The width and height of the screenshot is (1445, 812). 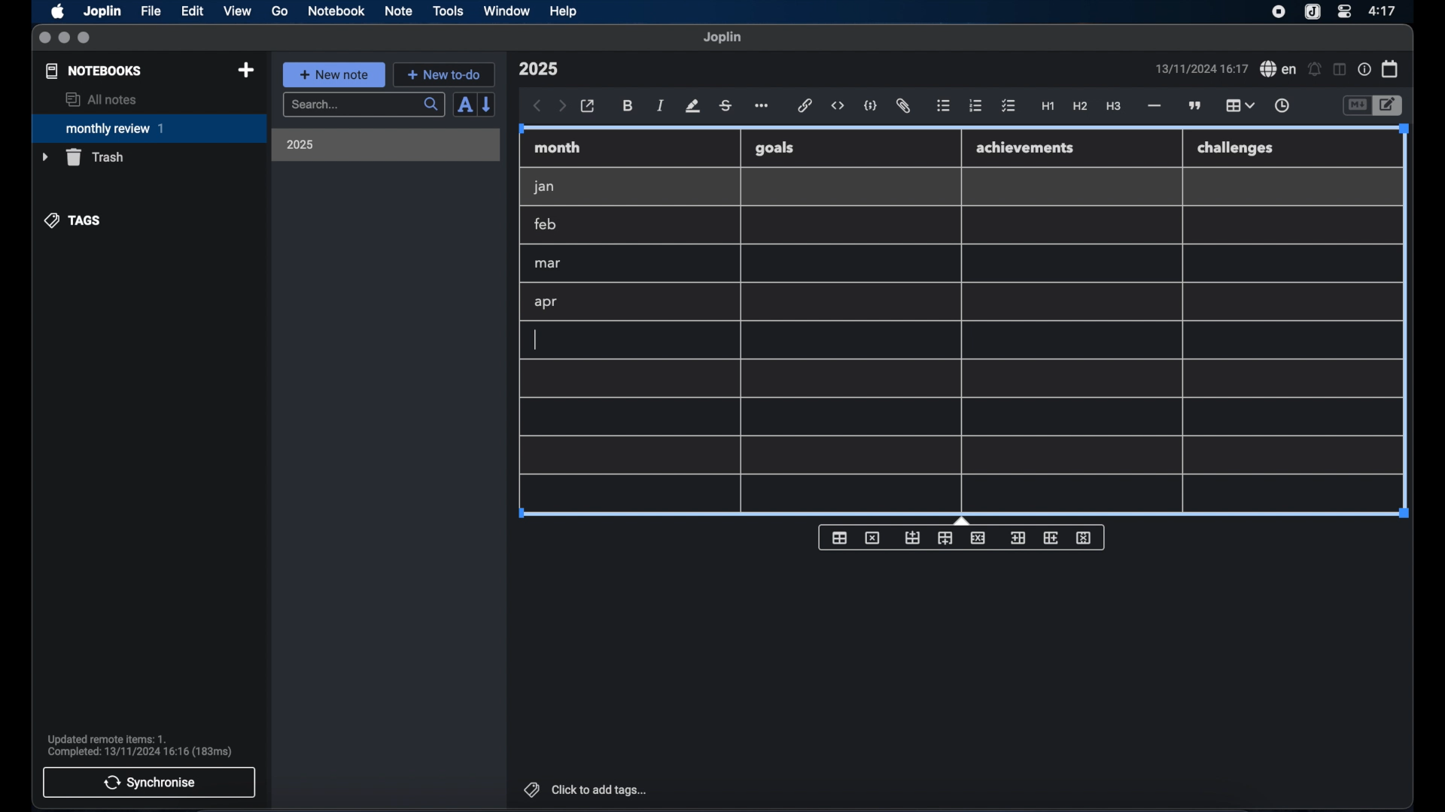 What do you see at coordinates (725, 106) in the screenshot?
I see `strikethrough` at bounding box center [725, 106].